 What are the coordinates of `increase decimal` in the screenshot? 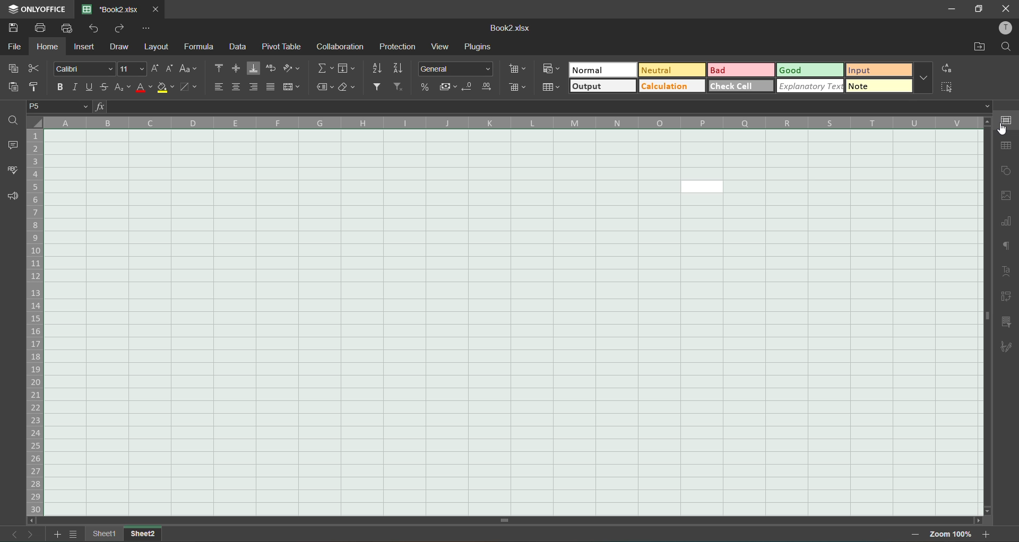 It's located at (488, 86).